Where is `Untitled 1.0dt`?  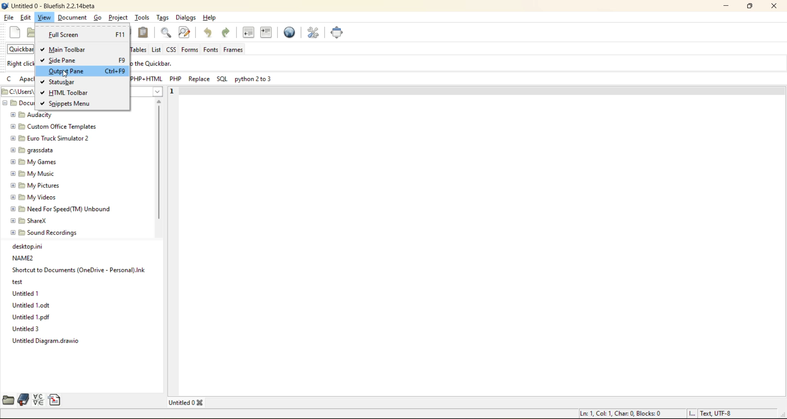 Untitled 1.0dt is located at coordinates (35, 305).